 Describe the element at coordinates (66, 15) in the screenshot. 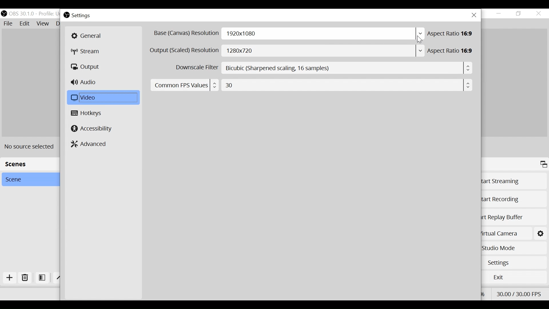

I see `OBS Studio Desktop Icon` at that location.